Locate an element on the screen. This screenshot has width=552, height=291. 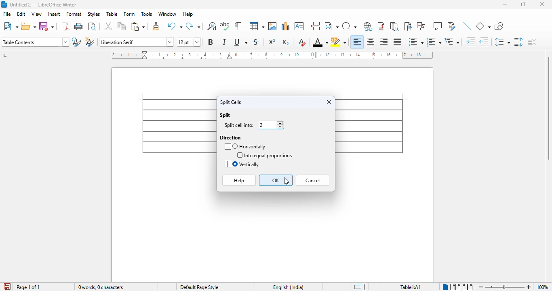
export directly as PDF is located at coordinates (65, 27).